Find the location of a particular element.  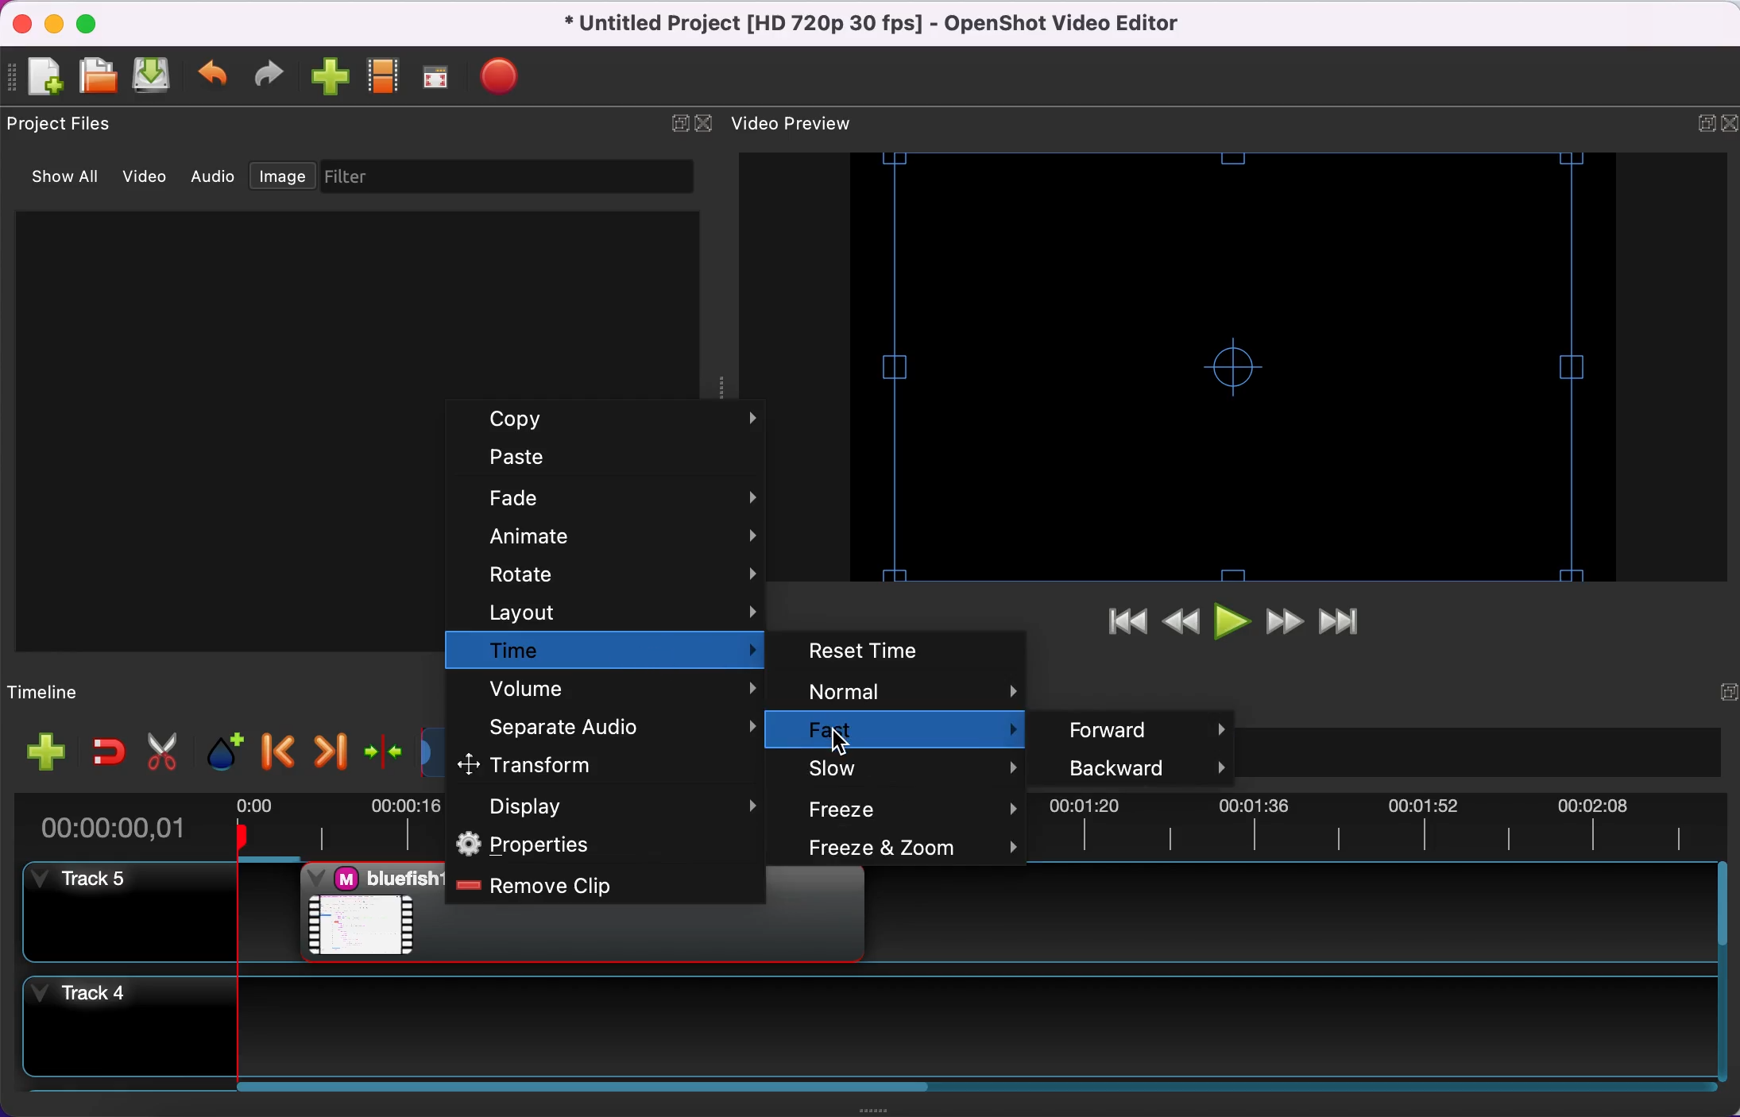

timeline is located at coordinates (61, 690).